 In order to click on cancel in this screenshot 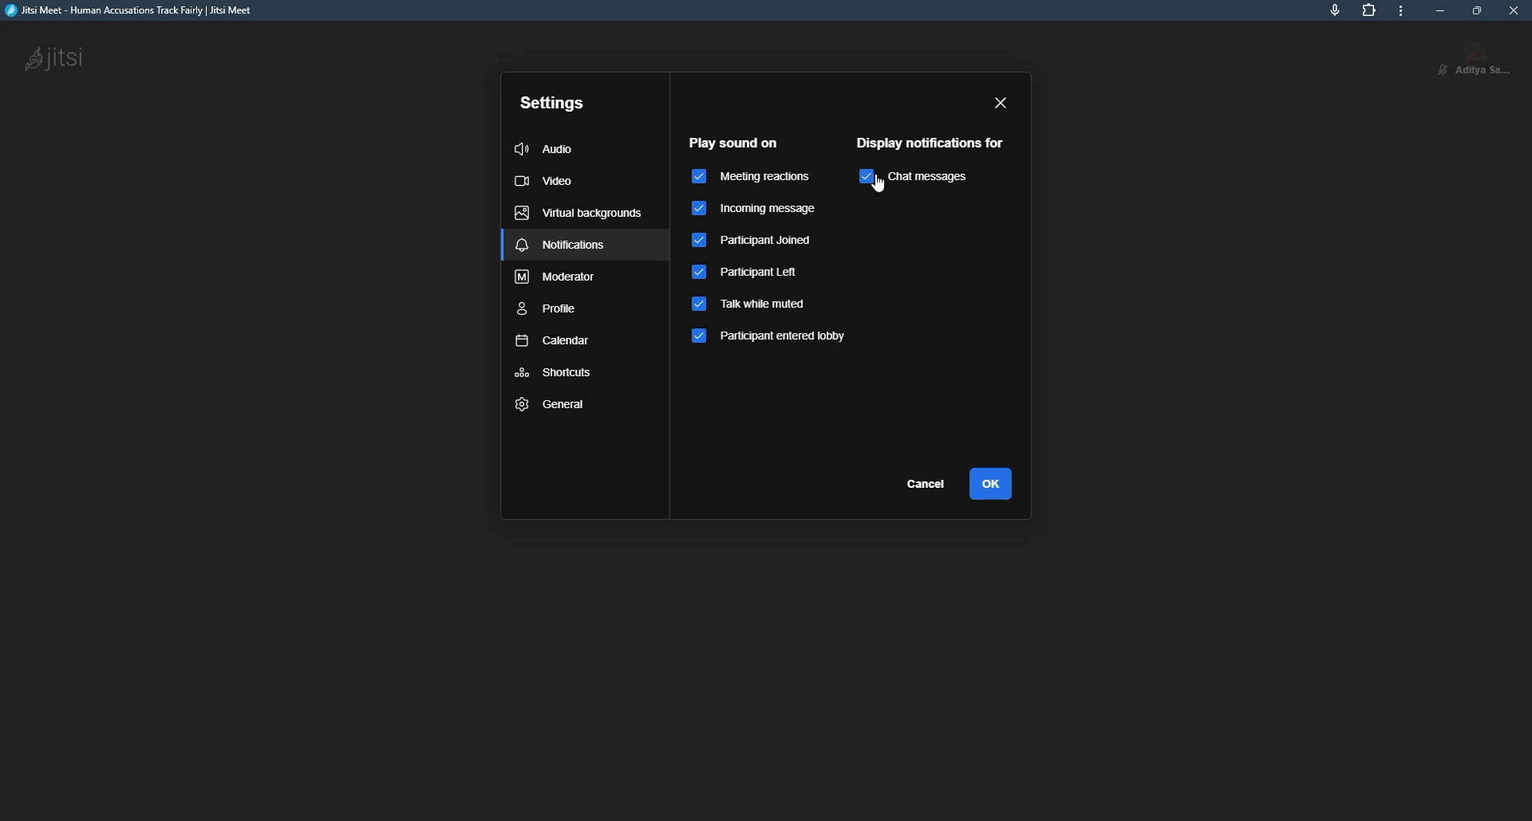, I will do `click(924, 482)`.